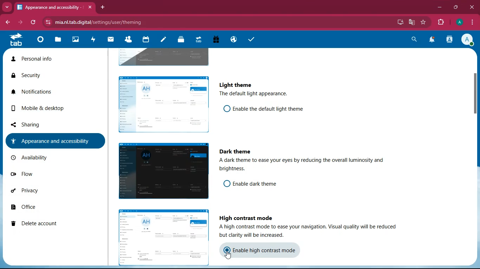 The width and height of the screenshot is (480, 269). What do you see at coordinates (250, 39) in the screenshot?
I see `task` at bounding box center [250, 39].